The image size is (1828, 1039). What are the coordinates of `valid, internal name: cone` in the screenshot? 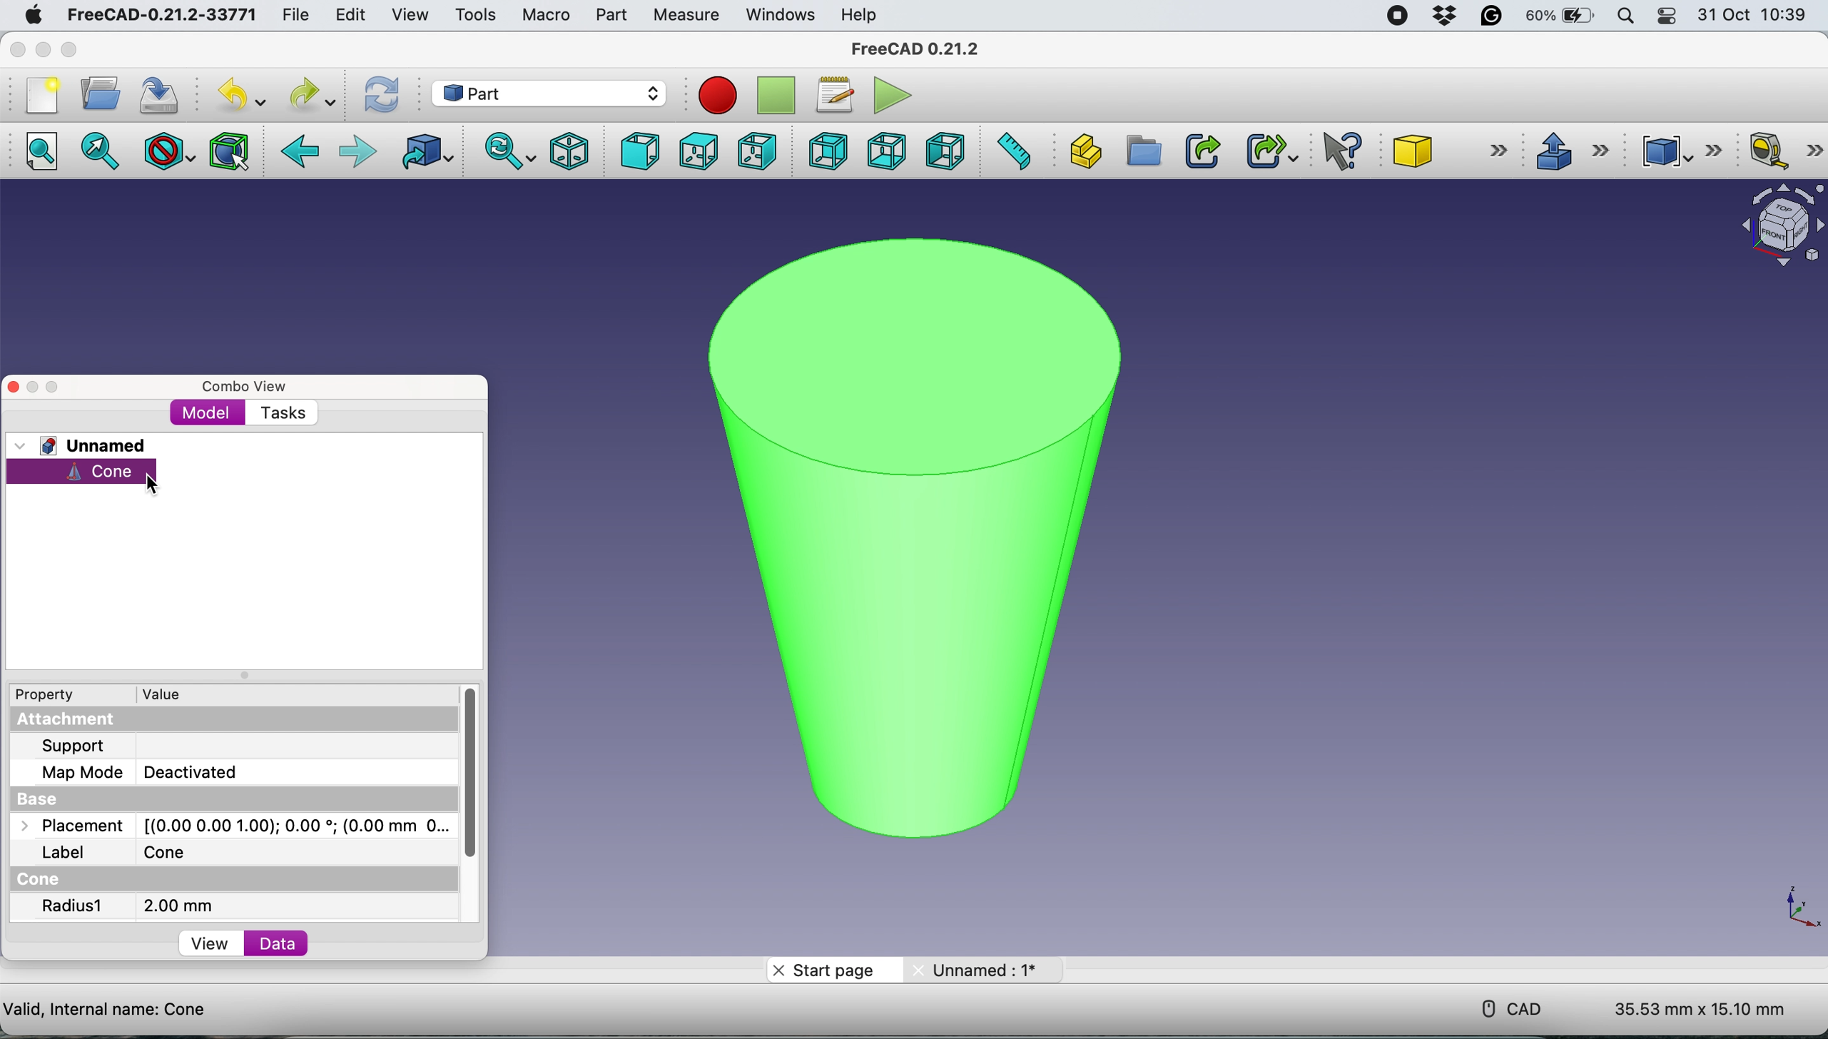 It's located at (106, 1008).